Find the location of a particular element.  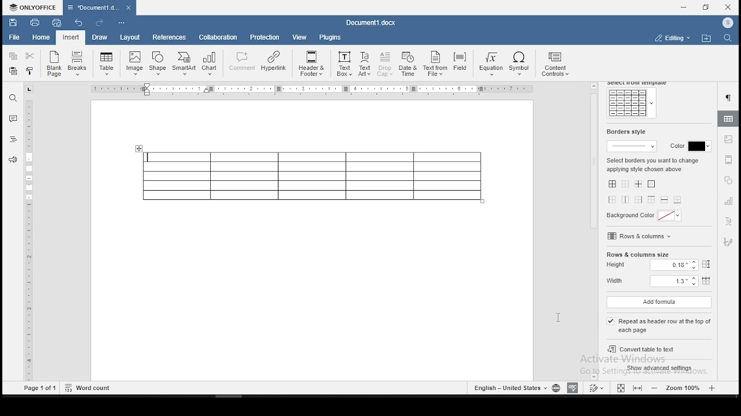

languages is located at coordinates (515, 387).